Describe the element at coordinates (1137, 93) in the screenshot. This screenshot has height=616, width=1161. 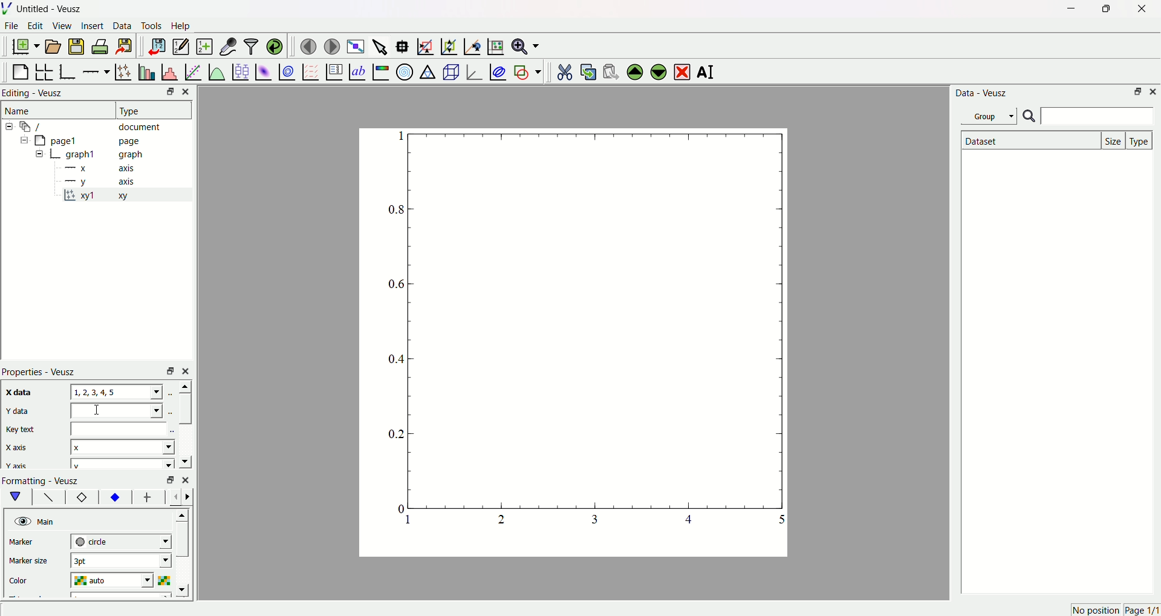
I see `Minimize` at that location.